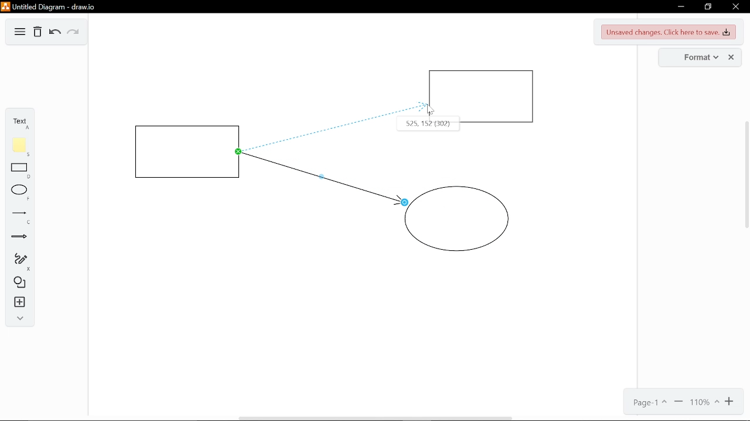 This screenshot has height=421, width=750. What do you see at coordinates (430, 110) in the screenshot?
I see `Pointer` at bounding box center [430, 110].